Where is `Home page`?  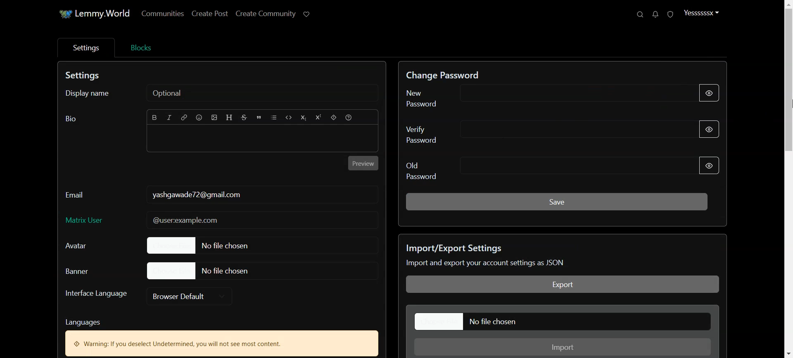 Home page is located at coordinates (93, 14).